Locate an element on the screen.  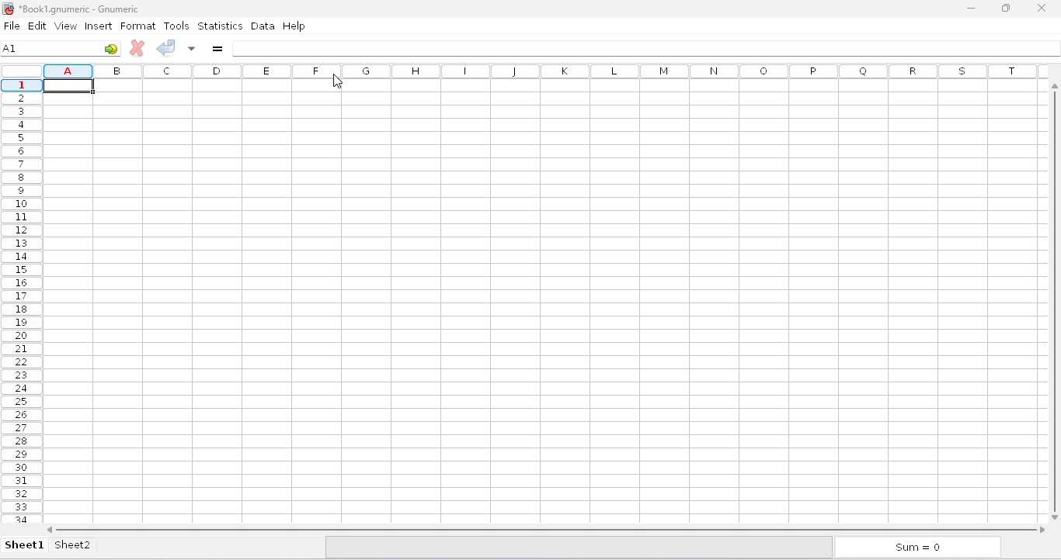
maximize is located at coordinates (1005, 8).